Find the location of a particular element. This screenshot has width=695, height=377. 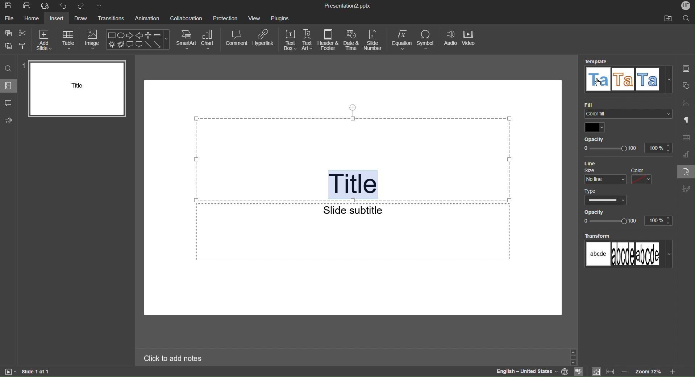

Insert is located at coordinates (56, 18).